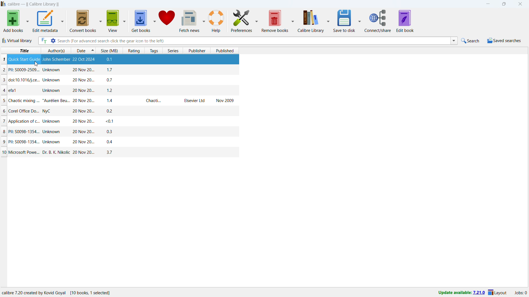  I want to click on convert books, so click(83, 21).